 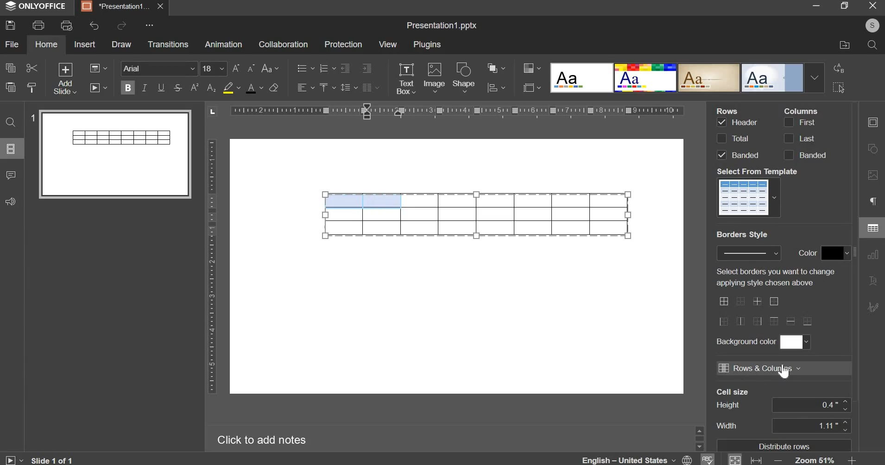 I want to click on decrease indent, so click(x=345, y=68).